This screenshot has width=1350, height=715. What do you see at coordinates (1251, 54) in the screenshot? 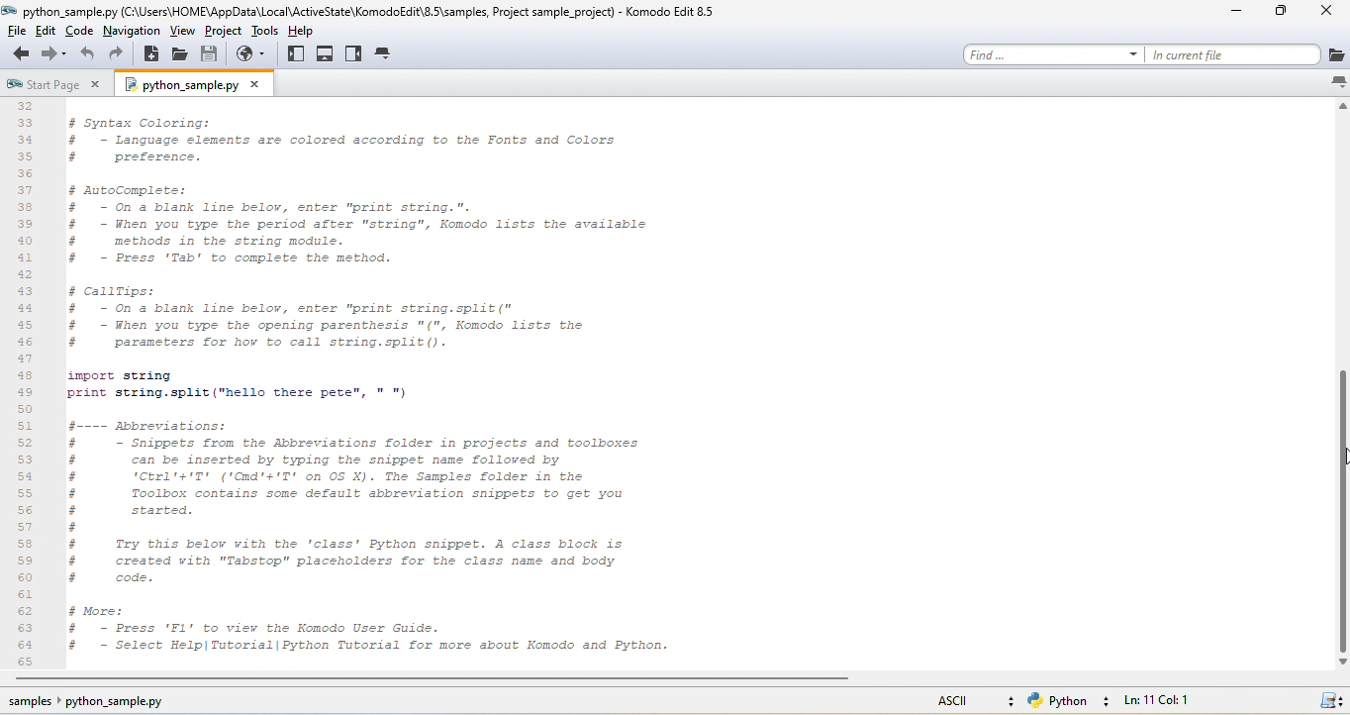
I see `in current file` at bounding box center [1251, 54].